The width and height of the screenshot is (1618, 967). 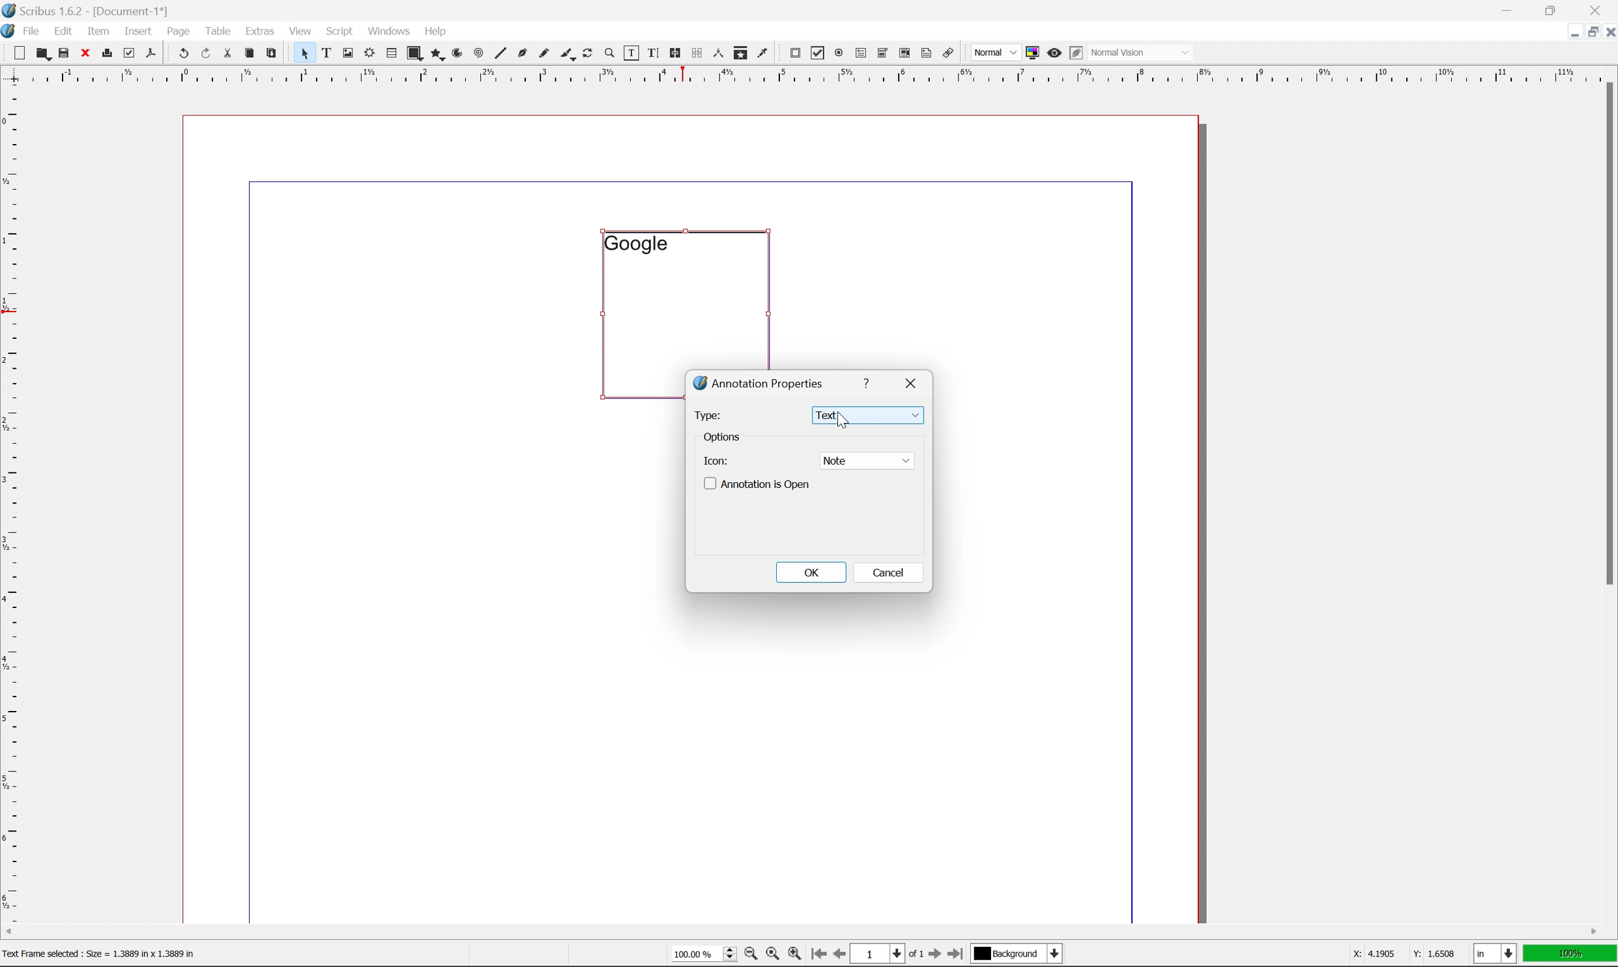 What do you see at coordinates (869, 381) in the screenshot?
I see `help` at bounding box center [869, 381].